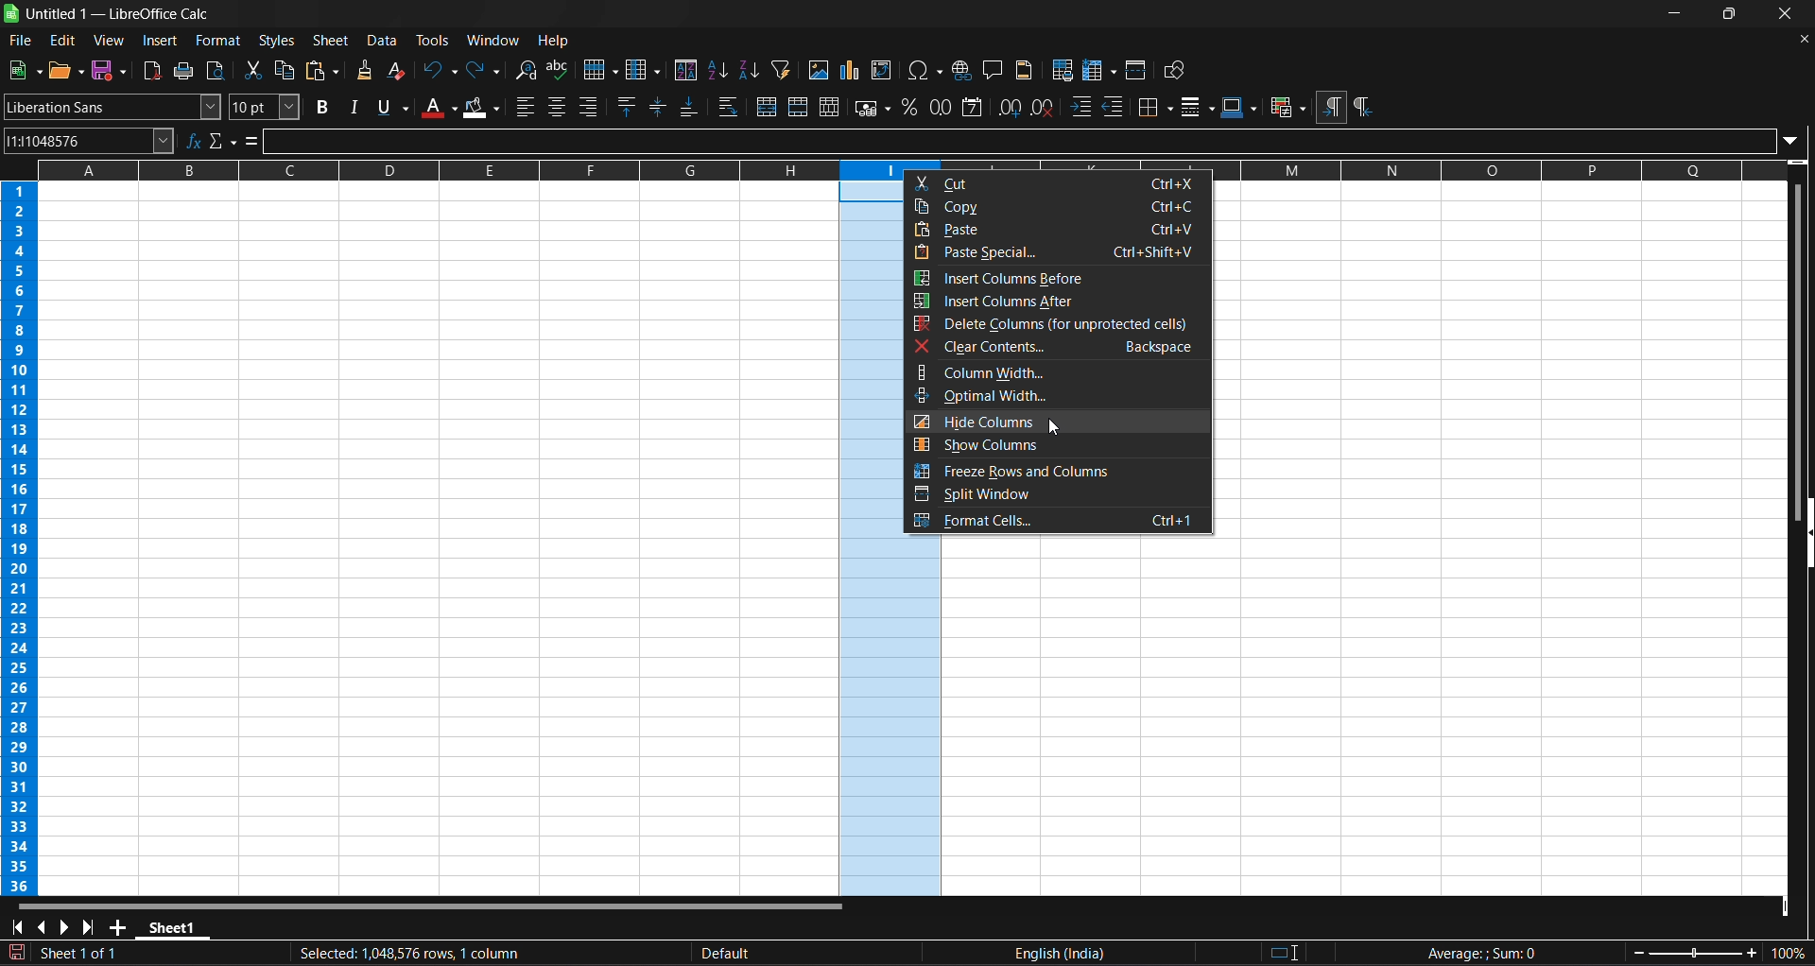  I want to click on function wizard, so click(192, 139).